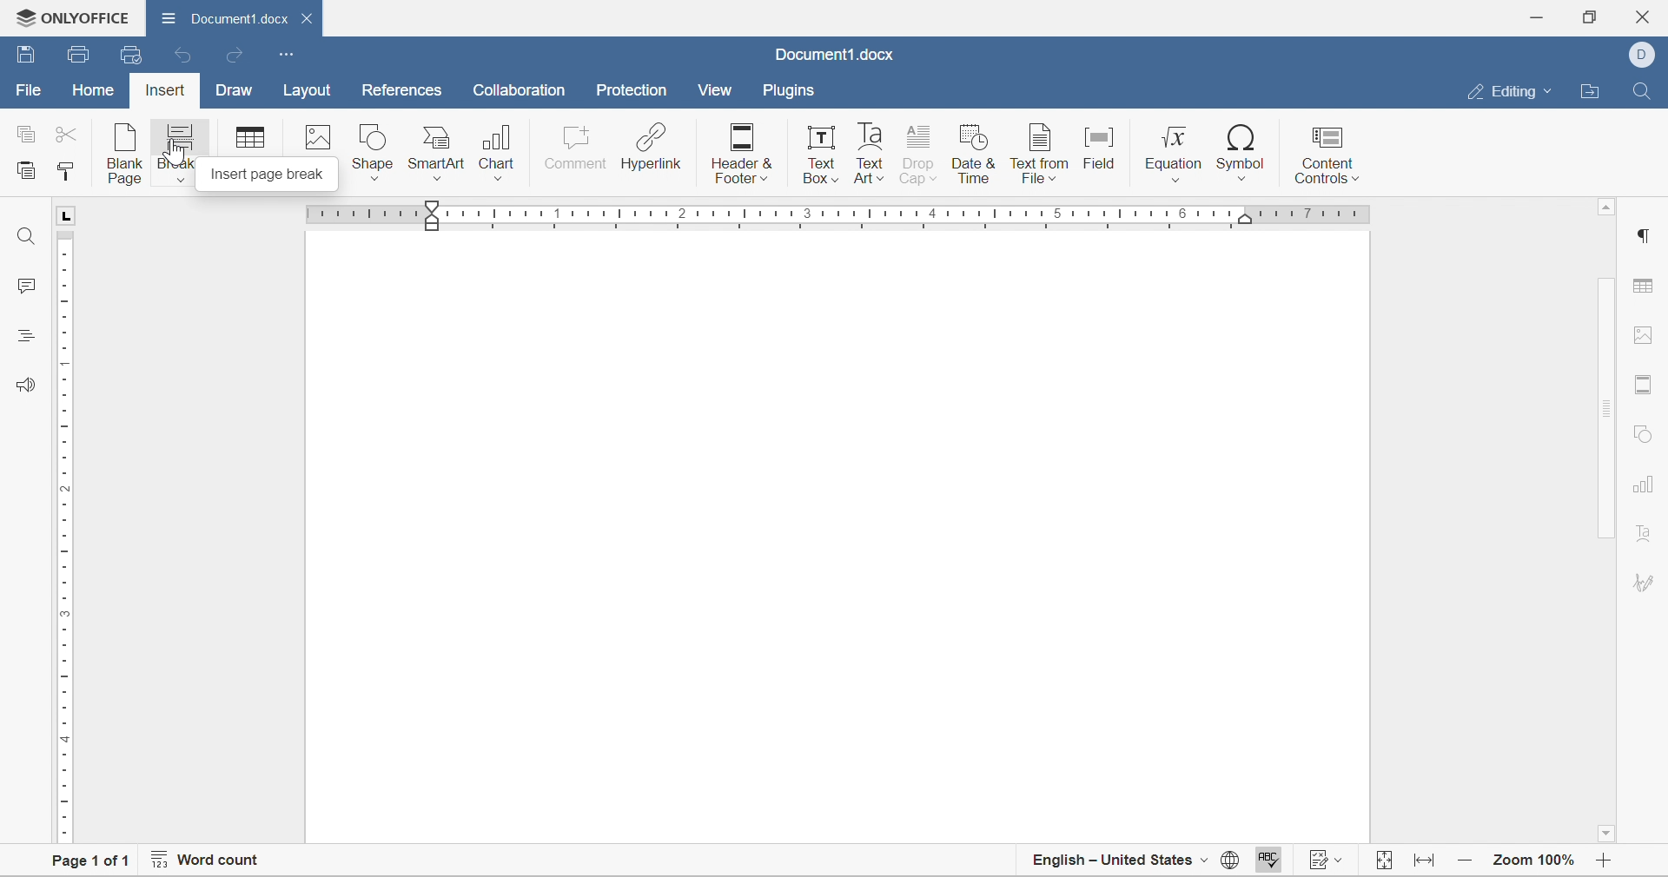 This screenshot has height=877, width=1668. What do you see at coordinates (28, 286) in the screenshot?
I see `Comments` at bounding box center [28, 286].